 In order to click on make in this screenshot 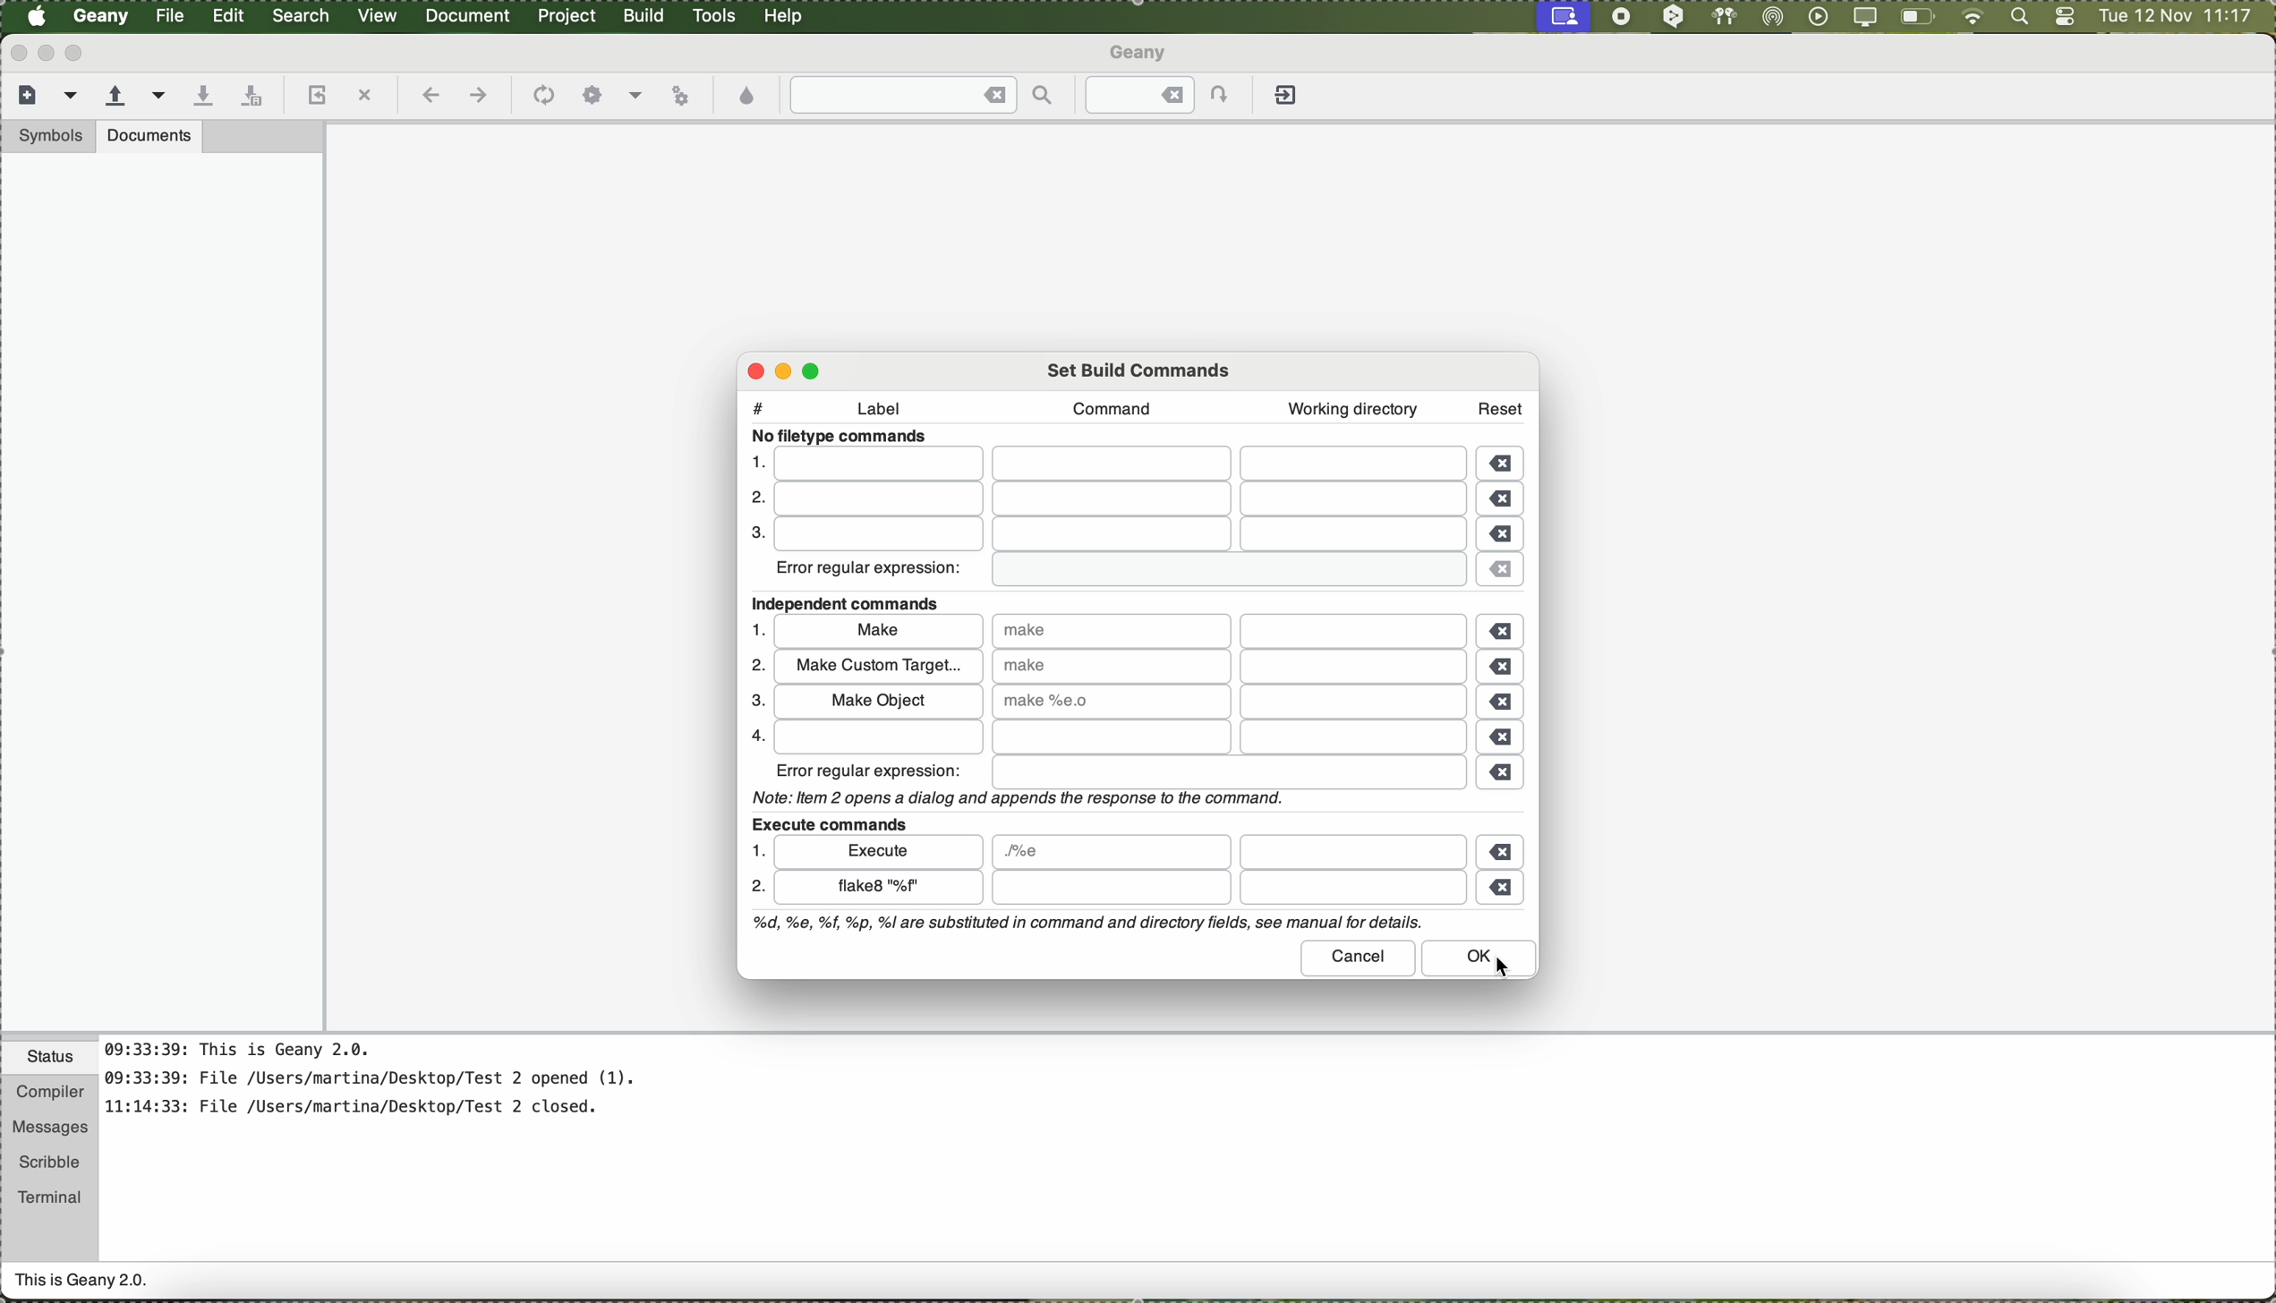, I will do `click(1111, 665)`.